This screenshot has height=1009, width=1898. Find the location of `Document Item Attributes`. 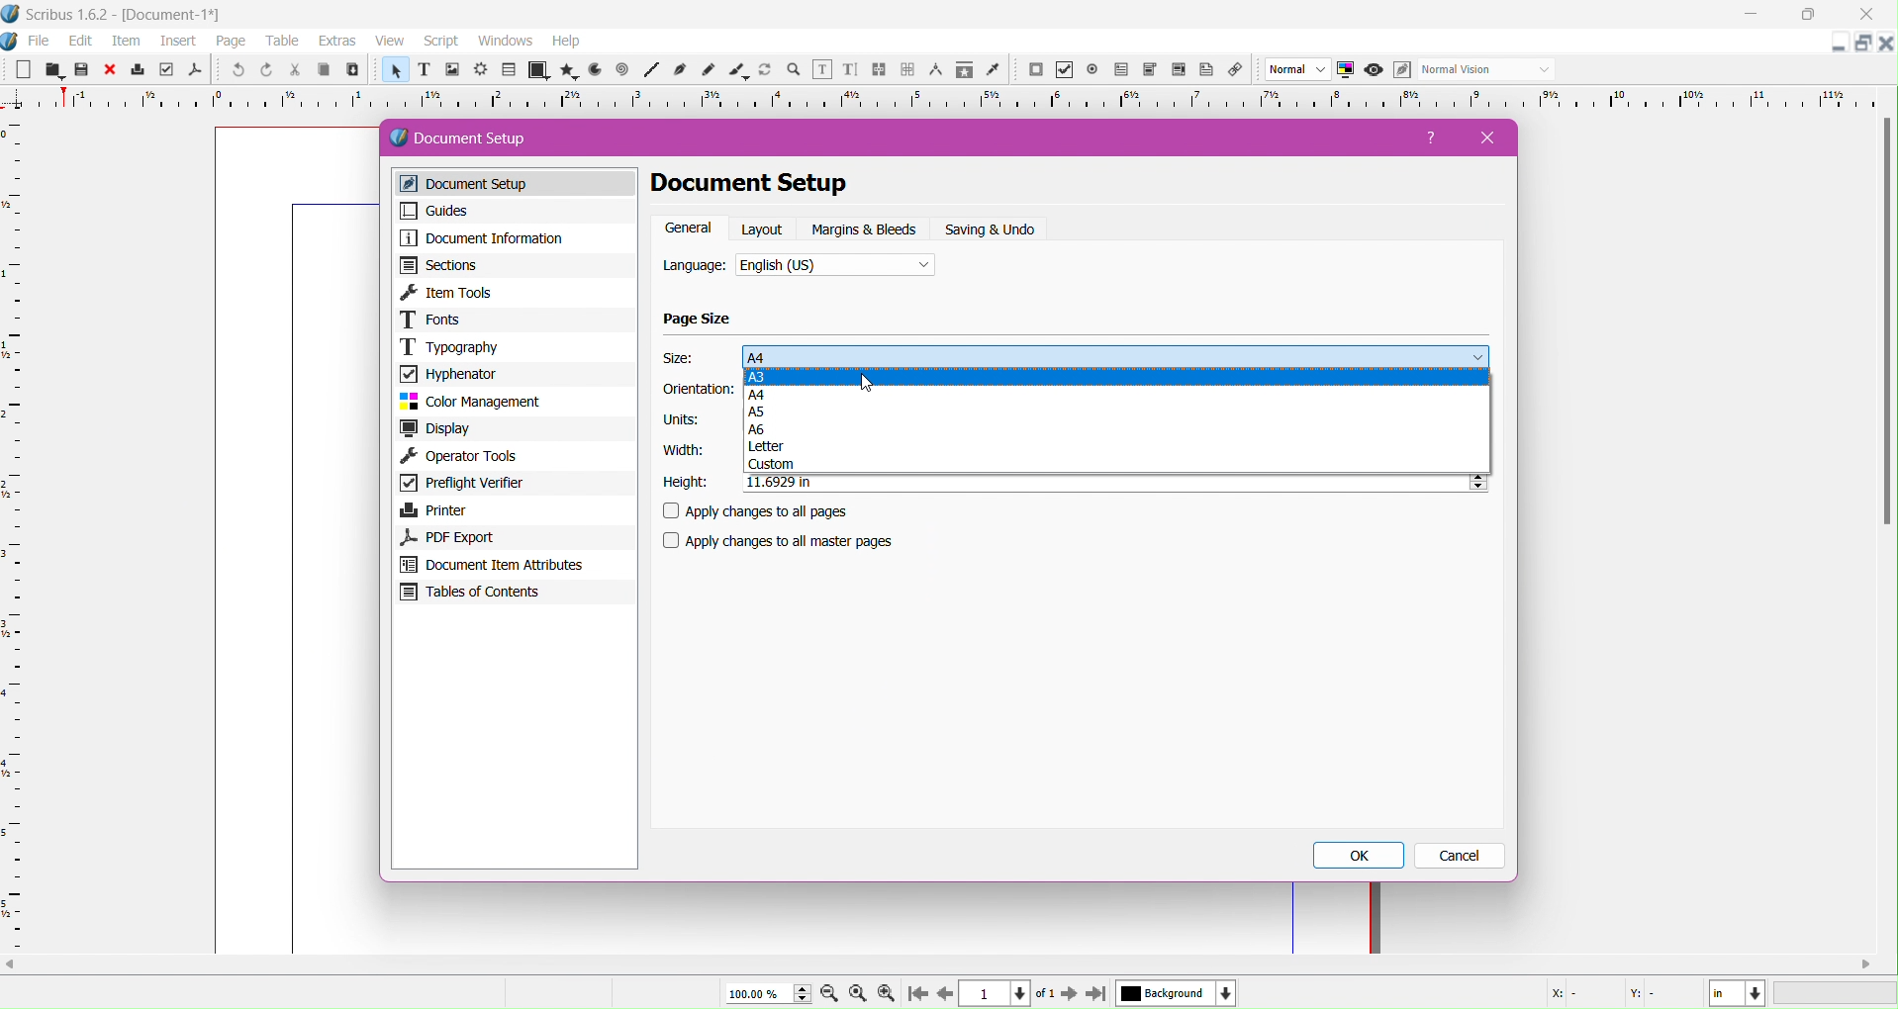

Document Item Attributes is located at coordinates (514, 565).